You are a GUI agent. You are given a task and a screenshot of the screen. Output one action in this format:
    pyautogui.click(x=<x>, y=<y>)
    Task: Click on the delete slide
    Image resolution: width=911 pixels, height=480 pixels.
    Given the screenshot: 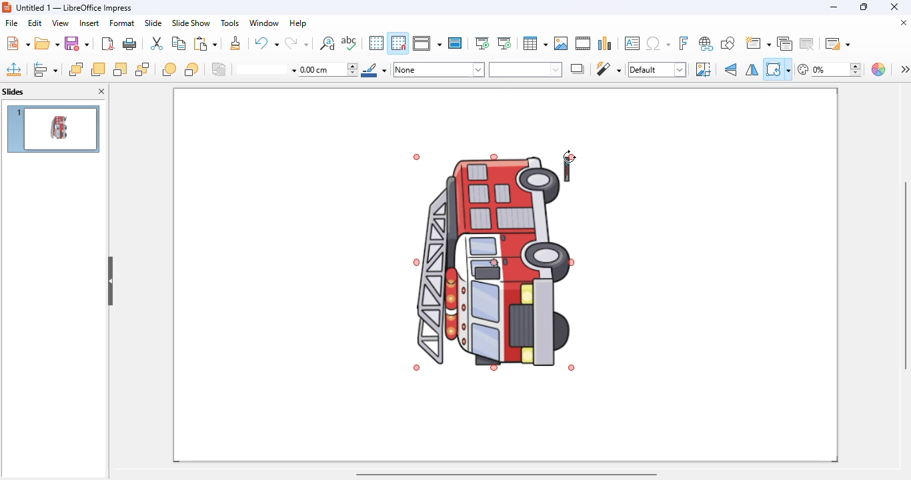 What is the action you would take?
    pyautogui.click(x=807, y=43)
    